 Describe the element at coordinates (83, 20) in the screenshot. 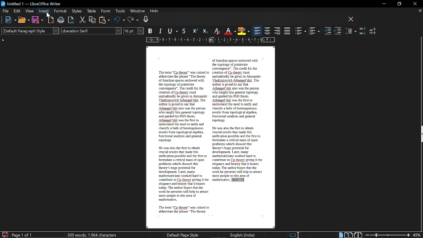

I see `Cut` at that location.